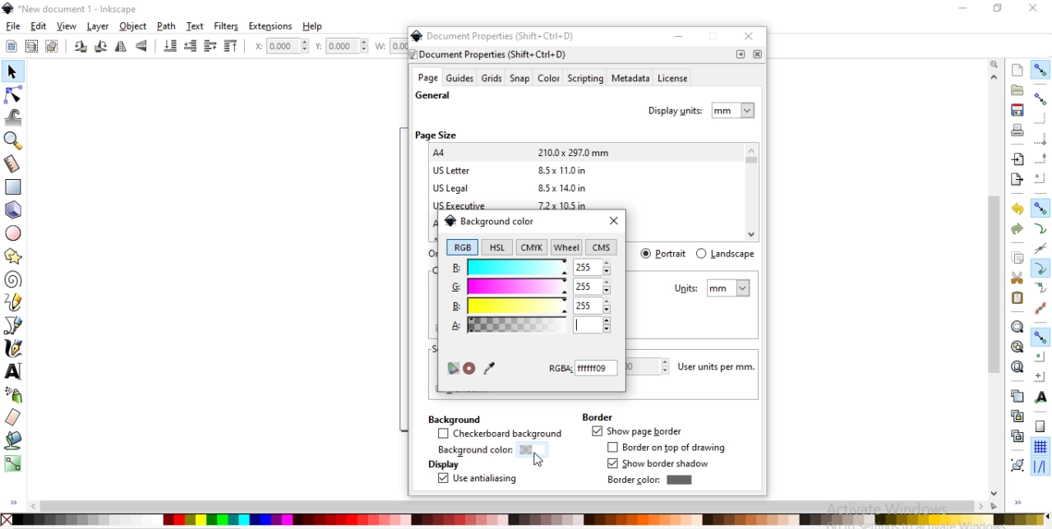 The width and height of the screenshot is (1052, 529). What do you see at coordinates (630, 79) in the screenshot?
I see `metadata` at bounding box center [630, 79].